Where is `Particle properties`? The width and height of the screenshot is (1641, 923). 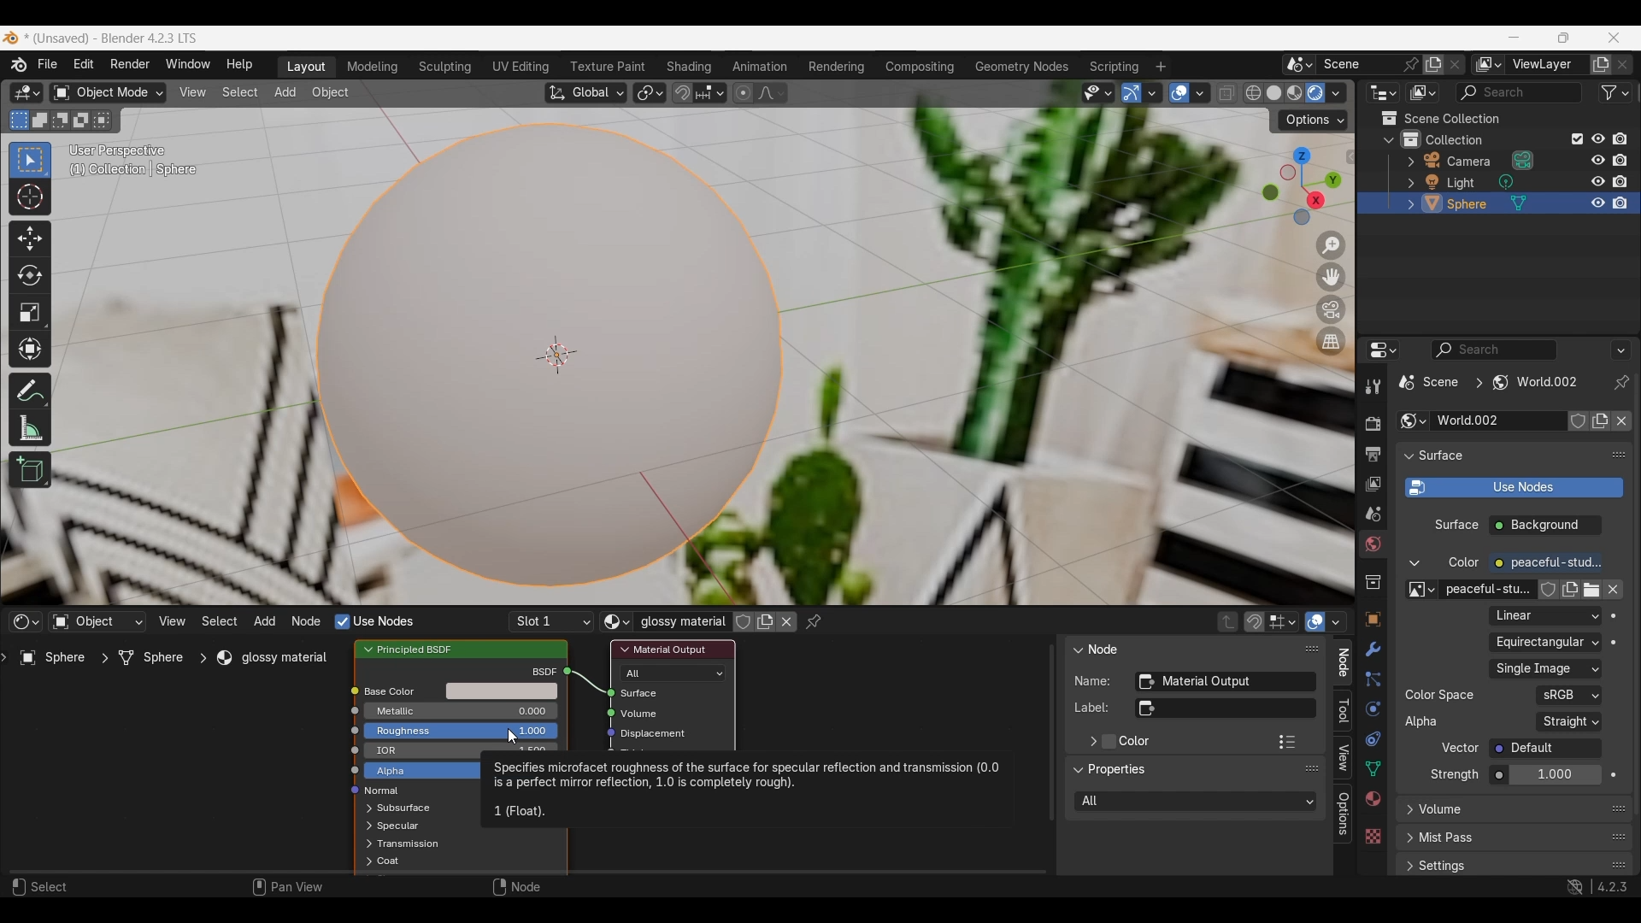
Particle properties is located at coordinates (1372, 679).